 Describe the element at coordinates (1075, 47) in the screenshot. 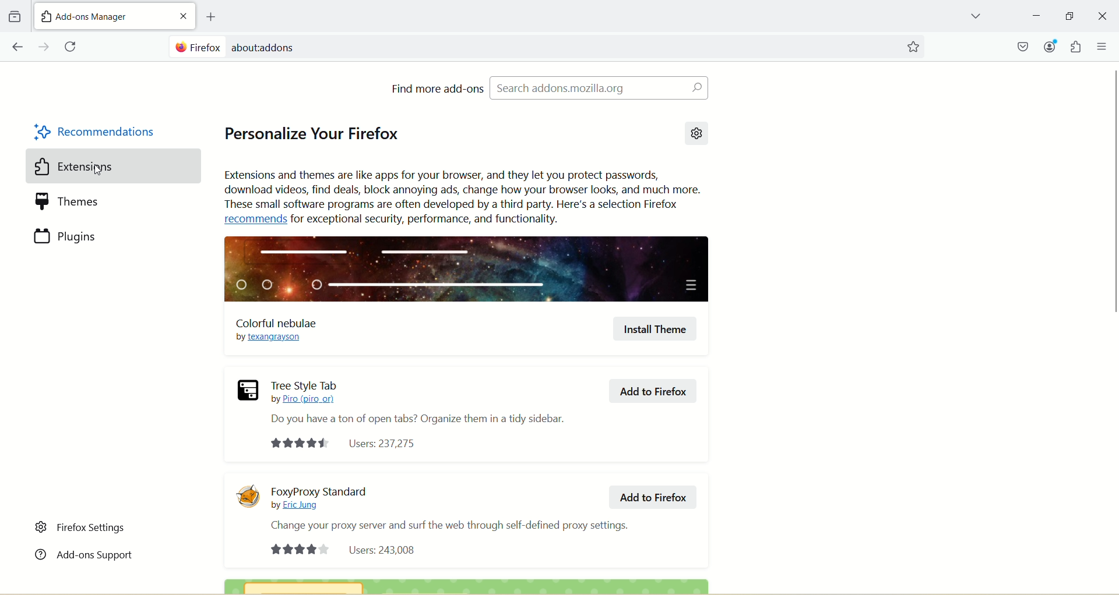

I see `Widget` at that location.